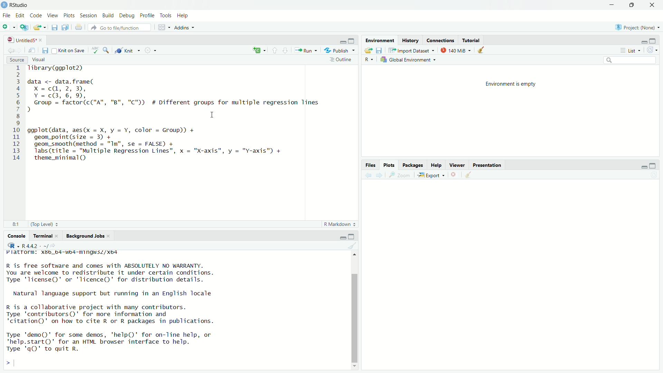 The image size is (663, 373). Describe the element at coordinates (163, 28) in the screenshot. I see `grid` at that location.